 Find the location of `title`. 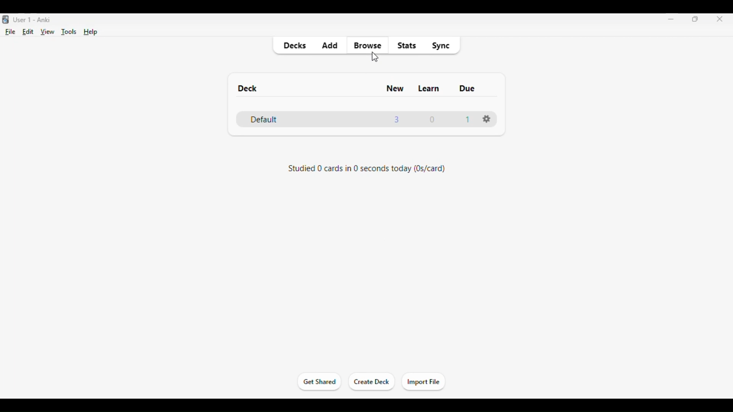

title is located at coordinates (33, 20).